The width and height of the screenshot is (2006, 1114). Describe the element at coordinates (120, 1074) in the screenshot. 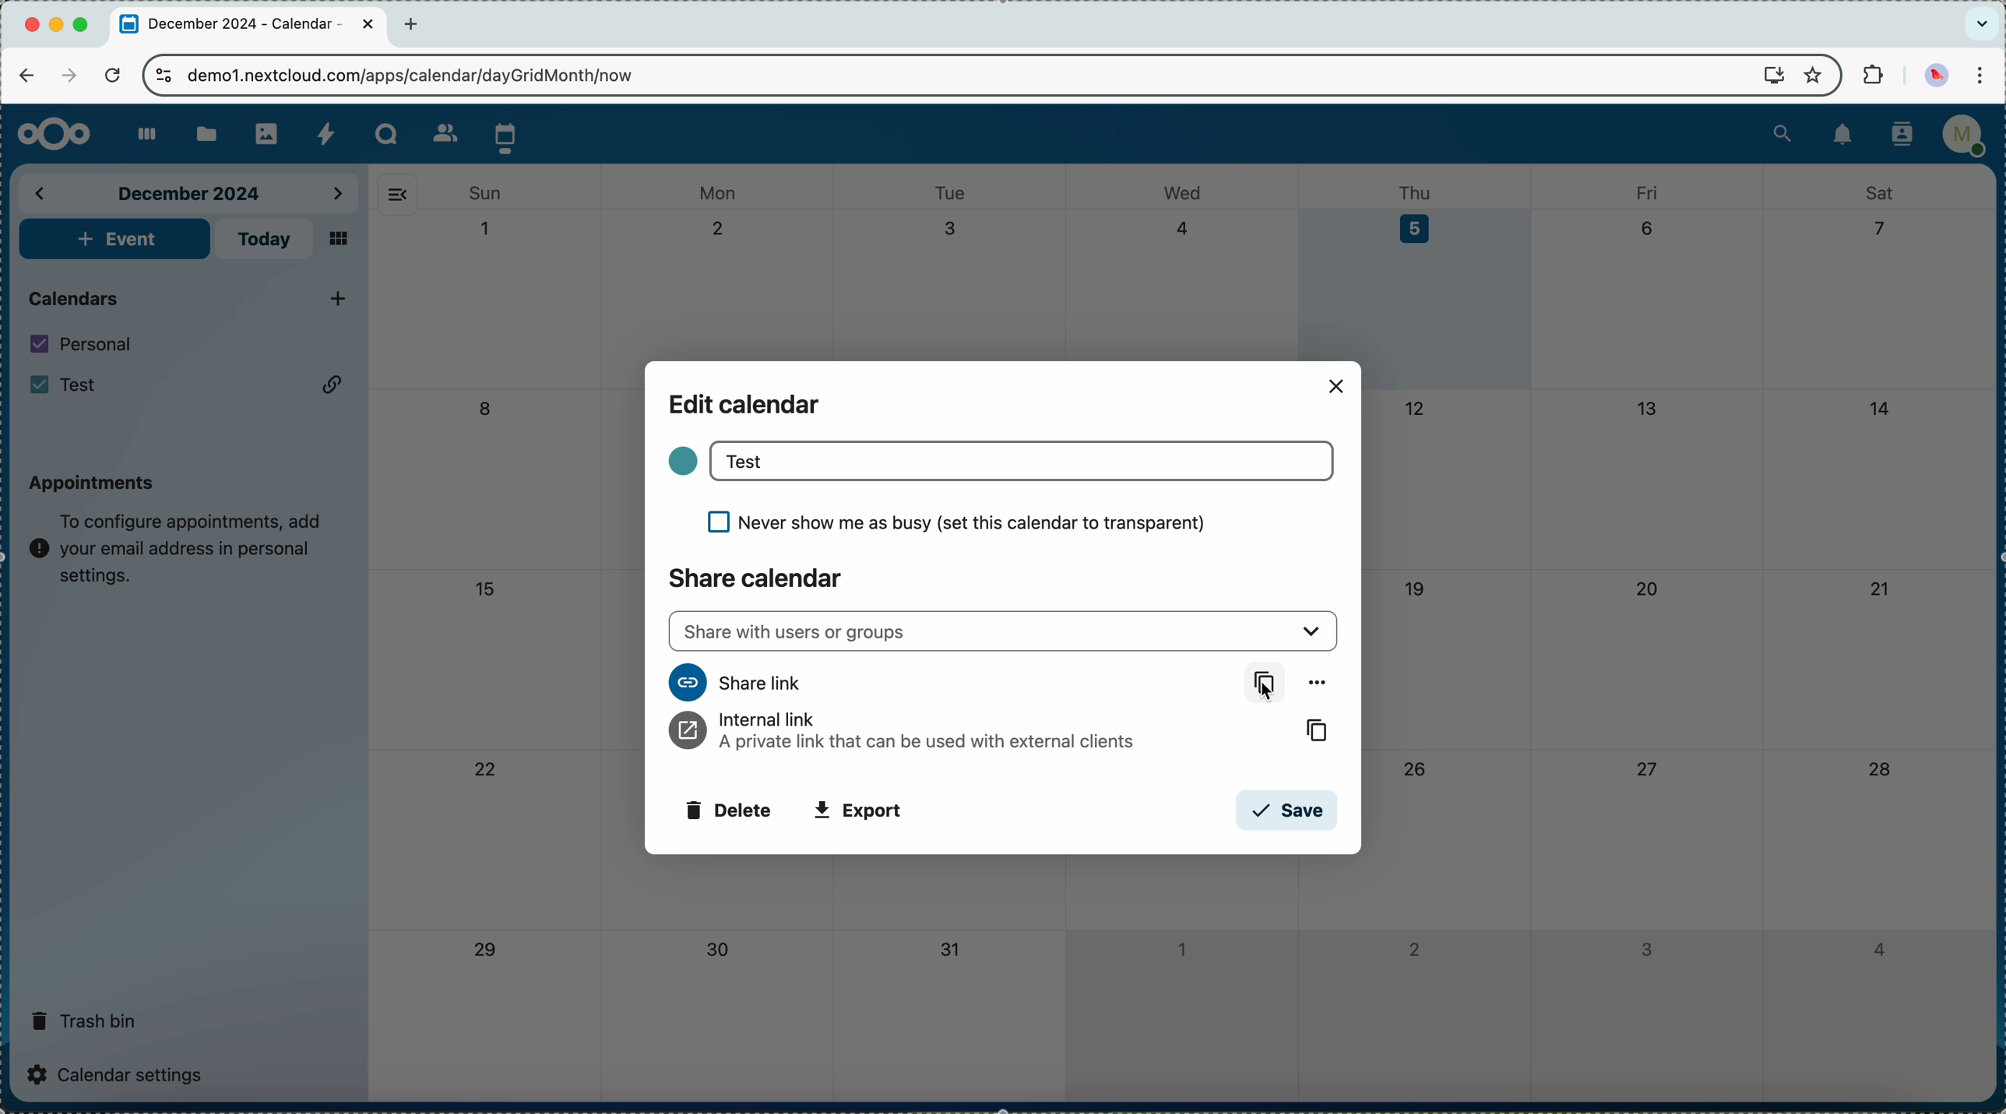

I see `calendar settings` at that location.